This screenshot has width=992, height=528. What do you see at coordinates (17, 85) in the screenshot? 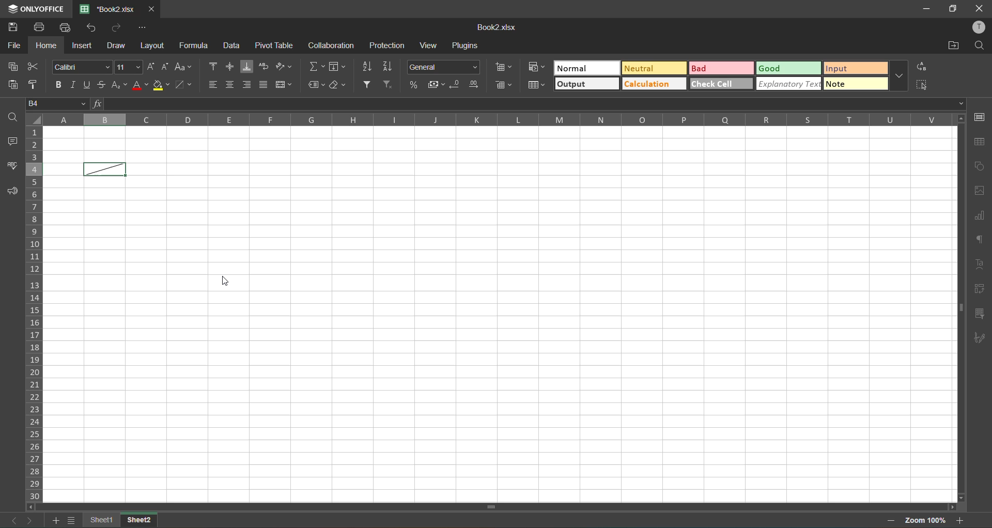
I see `paste` at bounding box center [17, 85].